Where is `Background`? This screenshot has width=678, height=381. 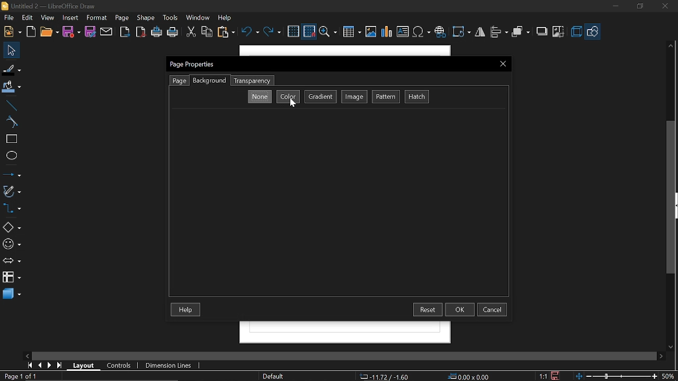
Background is located at coordinates (209, 81).